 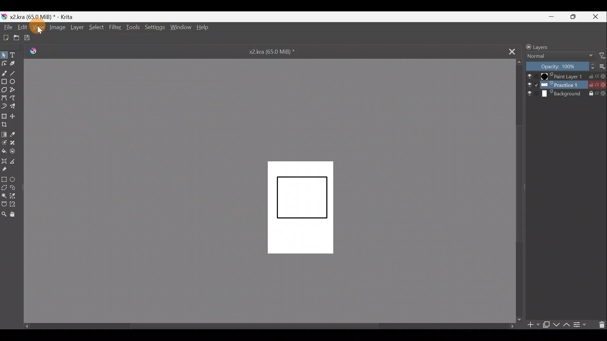 I want to click on Cursor, so click(x=39, y=26).